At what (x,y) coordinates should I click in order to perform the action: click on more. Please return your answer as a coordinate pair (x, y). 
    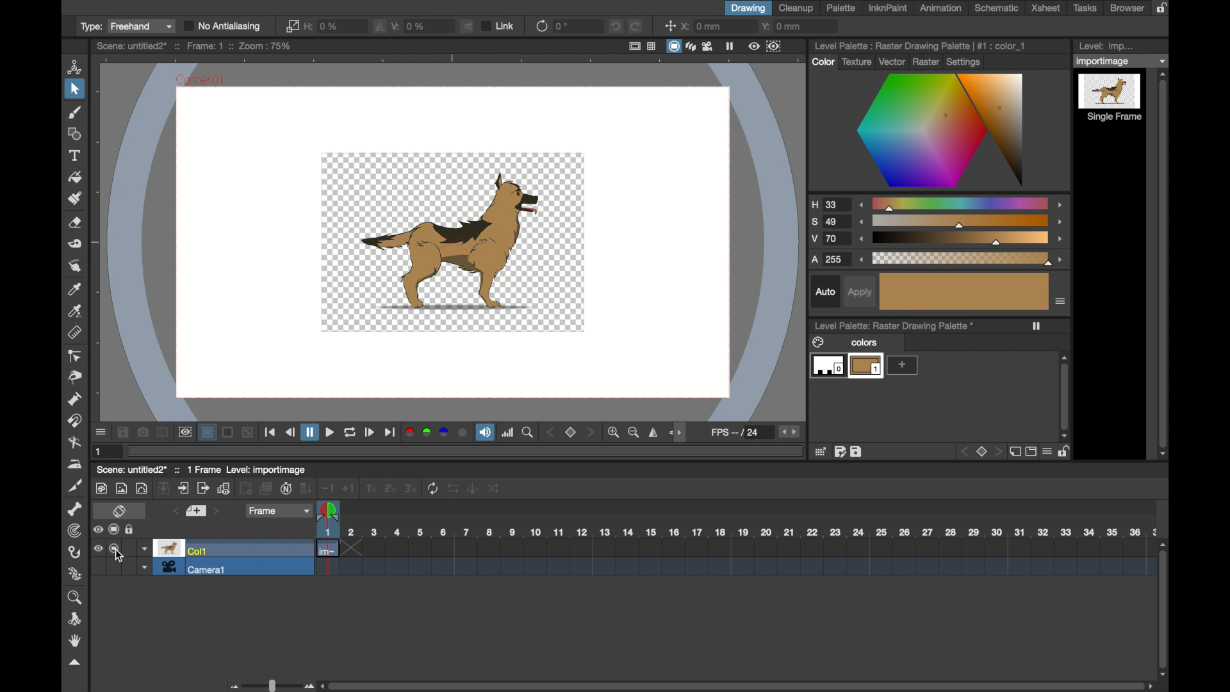
    Looking at the image, I should click on (903, 365).